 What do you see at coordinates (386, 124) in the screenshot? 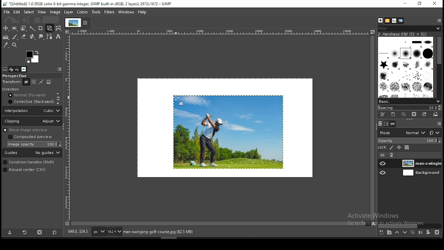
I see `channels` at bounding box center [386, 124].